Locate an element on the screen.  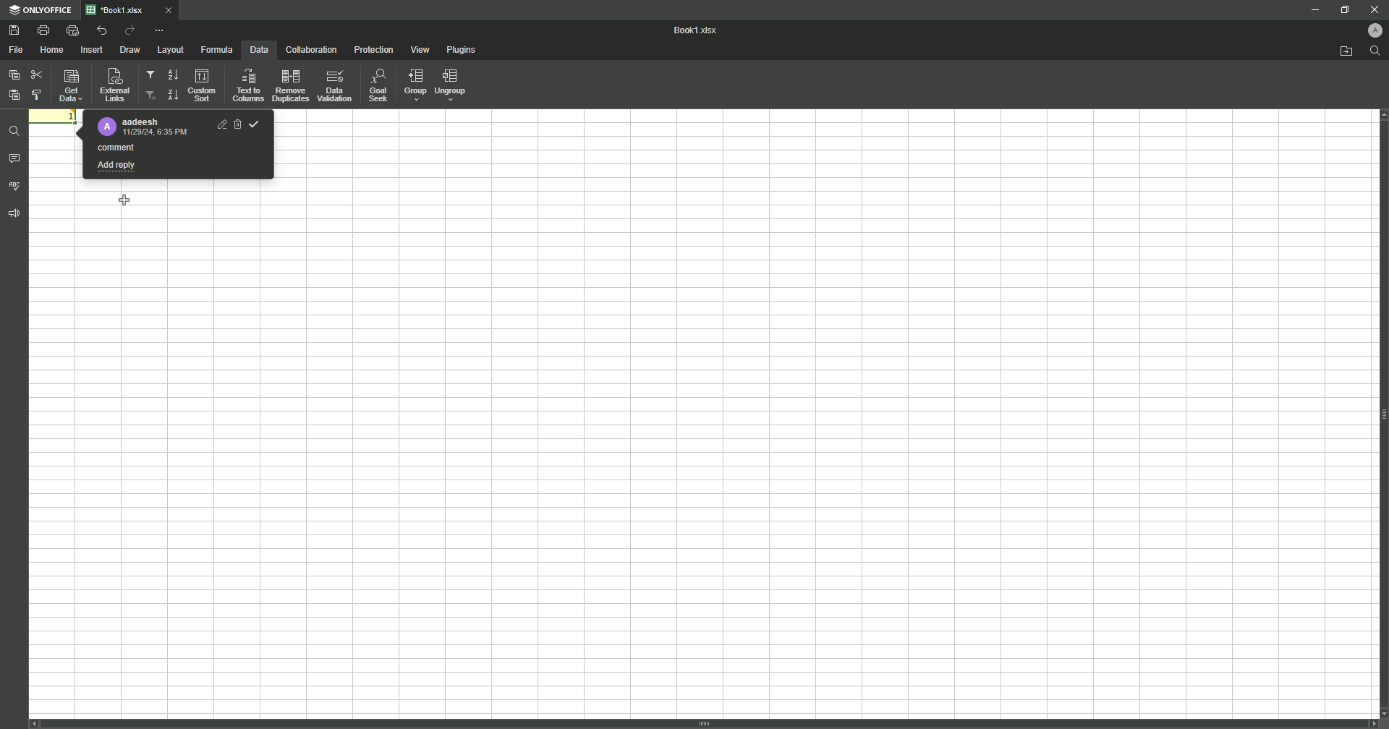
Protection is located at coordinates (373, 51).